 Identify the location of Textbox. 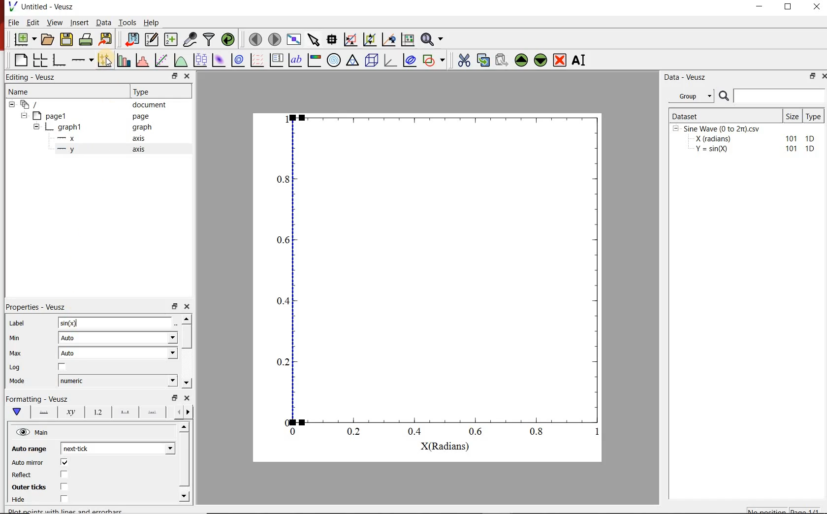
(116, 323).